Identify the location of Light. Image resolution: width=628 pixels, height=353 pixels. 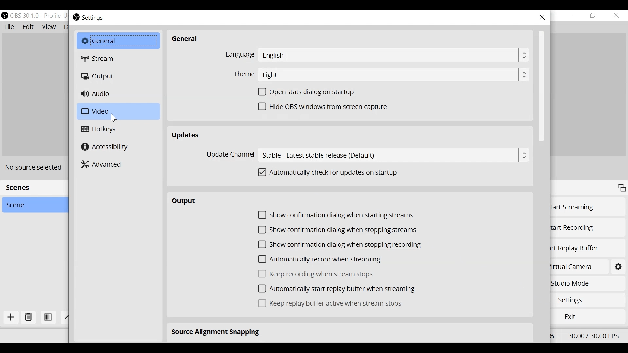
(394, 75).